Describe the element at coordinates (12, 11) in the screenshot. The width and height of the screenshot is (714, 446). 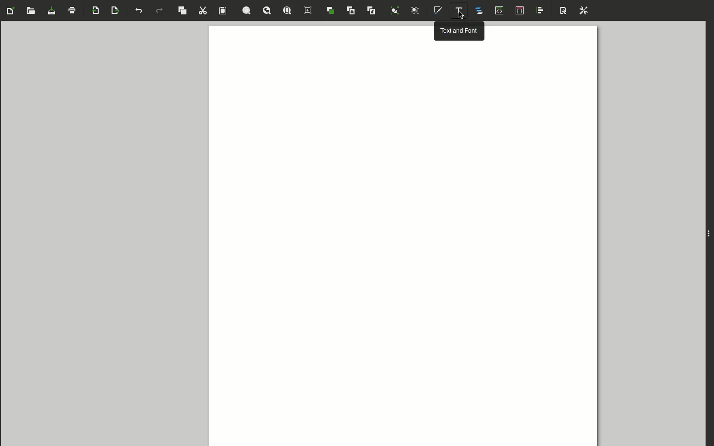
I see `Create new document` at that location.